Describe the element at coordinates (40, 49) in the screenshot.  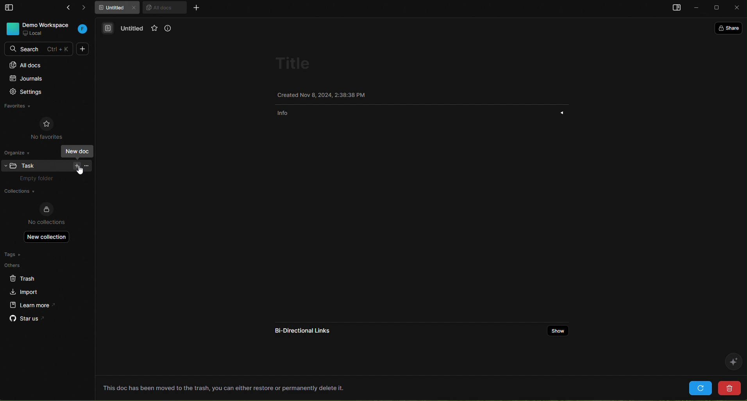
I see `SEARCH` at that location.